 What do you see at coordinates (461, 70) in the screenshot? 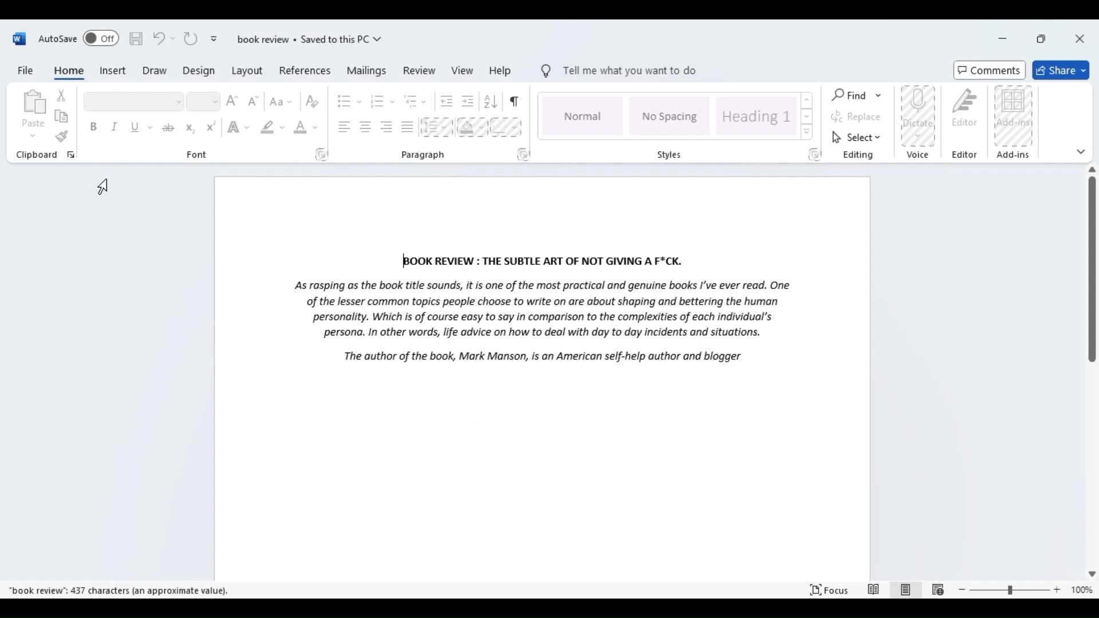
I see `View` at bounding box center [461, 70].